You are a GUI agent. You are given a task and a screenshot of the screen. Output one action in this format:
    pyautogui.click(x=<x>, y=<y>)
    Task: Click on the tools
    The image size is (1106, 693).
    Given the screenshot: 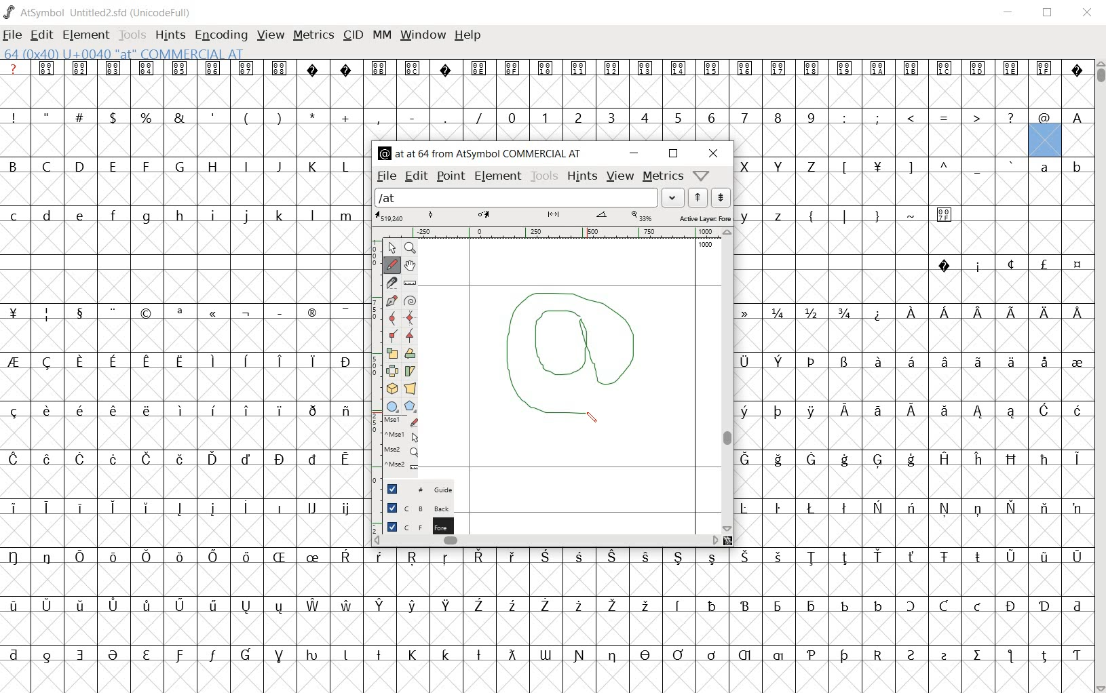 What is the action you would take?
    pyautogui.click(x=544, y=176)
    